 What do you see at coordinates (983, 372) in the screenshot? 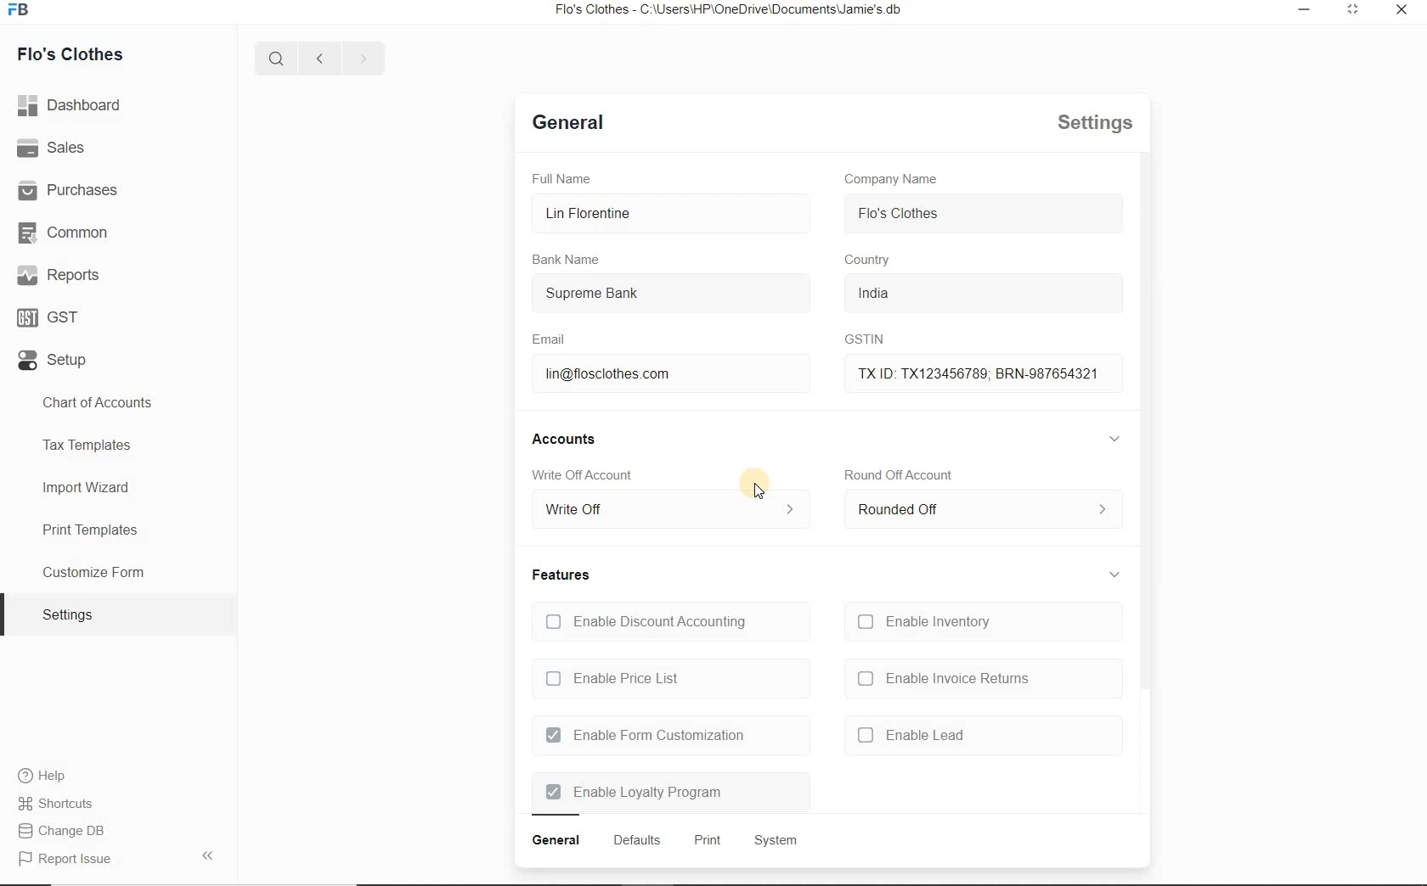
I see `TX ID: TX123456789; BRN-987654321` at bounding box center [983, 372].